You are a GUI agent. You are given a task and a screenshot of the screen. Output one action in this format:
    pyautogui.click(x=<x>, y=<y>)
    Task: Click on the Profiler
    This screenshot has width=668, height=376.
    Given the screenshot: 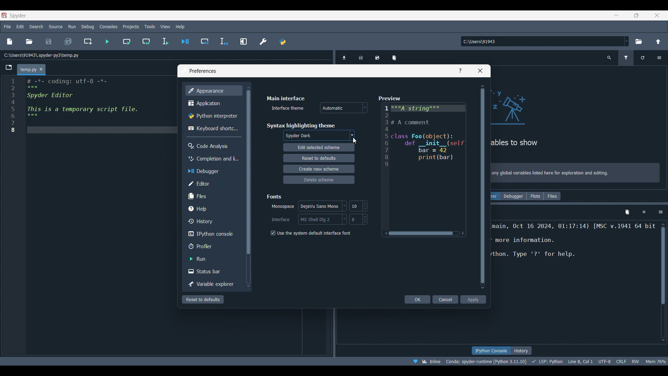 What is the action you would take?
    pyautogui.click(x=213, y=246)
    